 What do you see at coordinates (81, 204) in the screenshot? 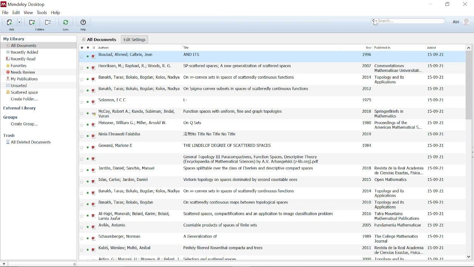
I see `Add to favorite` at bounding box center [81, 204].